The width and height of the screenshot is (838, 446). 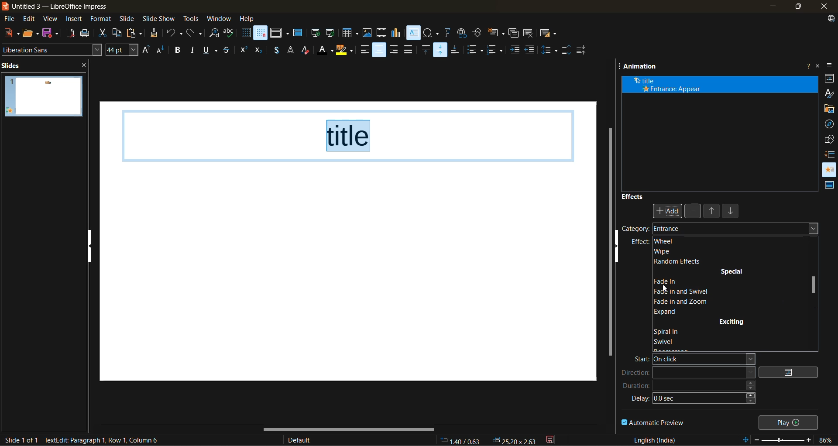 I want to click on insert fontwork text, so click(x=447, y=33).